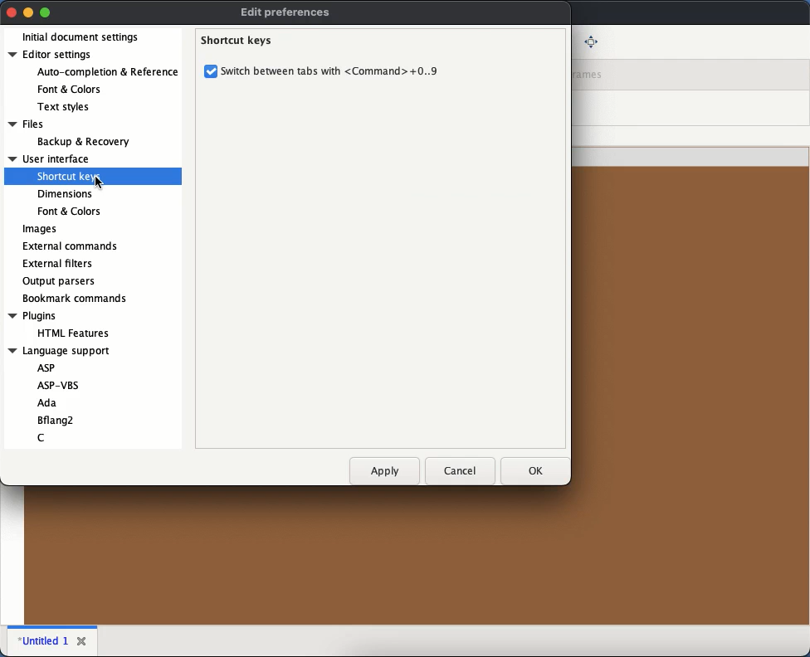  What do you see at coordinates (84, 334) in the screenshot?
I see `HIML Features` at bounding box center [84, 334].